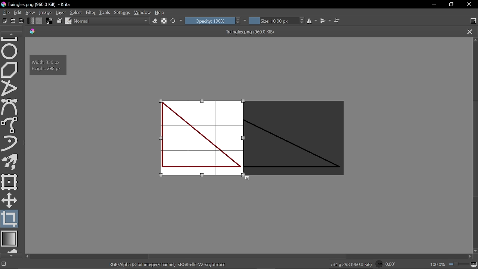 The height and width of the screenshot is (269, 478). I want to click on Image, so click(46, 12).